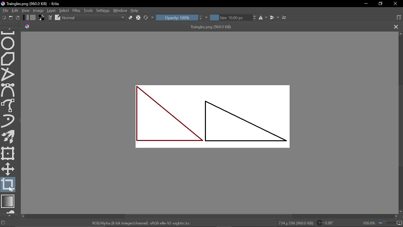  Describe the element at coordinates (284, 17) in the screenshot. I see `Wrap text tool` at that location.